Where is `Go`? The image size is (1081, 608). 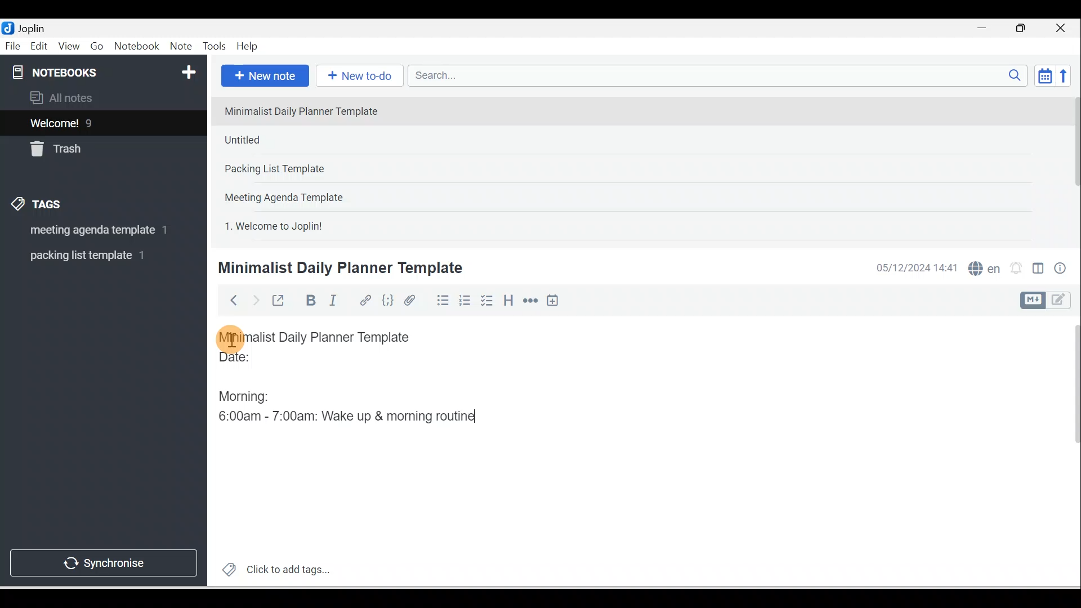 Go is located at coordinates (99, 47).